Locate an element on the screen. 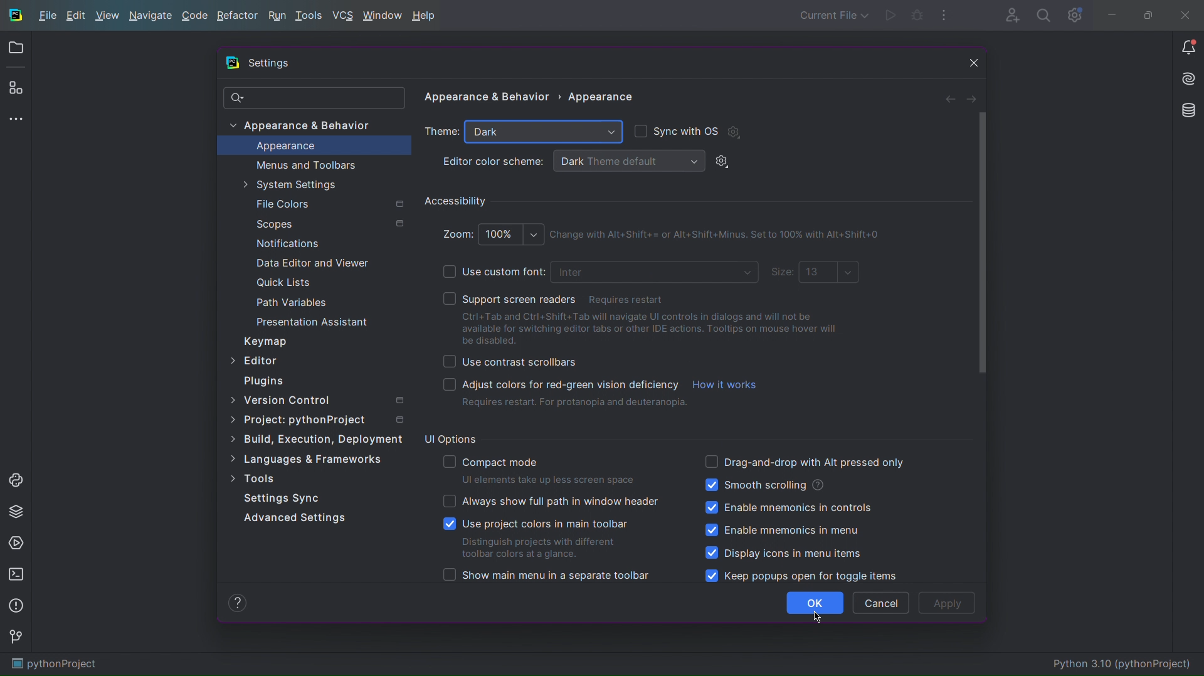 Image resolution: width=1204 pixels, height=676 pixels. Scopes is located at coordinates (327, 224).